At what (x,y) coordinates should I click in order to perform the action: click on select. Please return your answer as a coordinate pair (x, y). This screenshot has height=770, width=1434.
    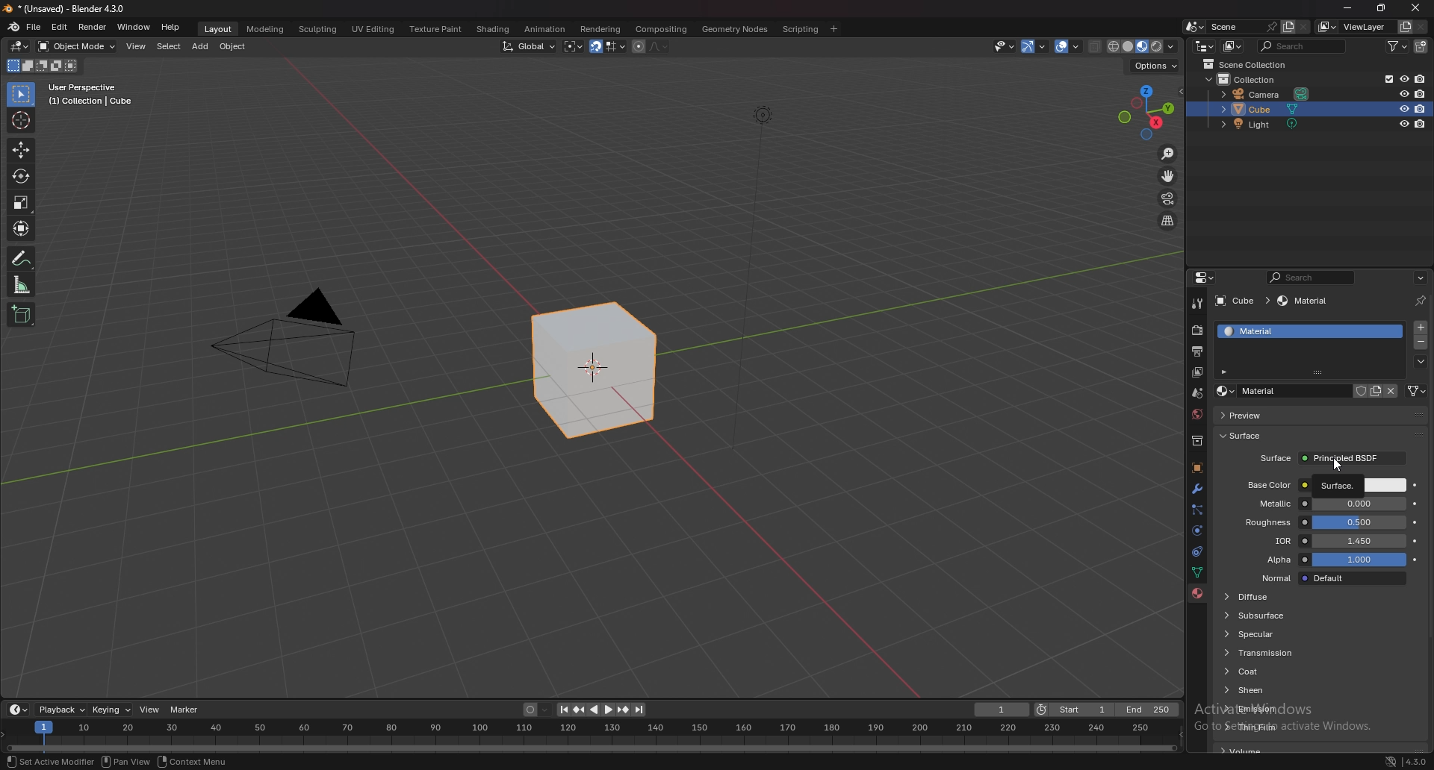
    Looking at the image, I should click on (169, 47).